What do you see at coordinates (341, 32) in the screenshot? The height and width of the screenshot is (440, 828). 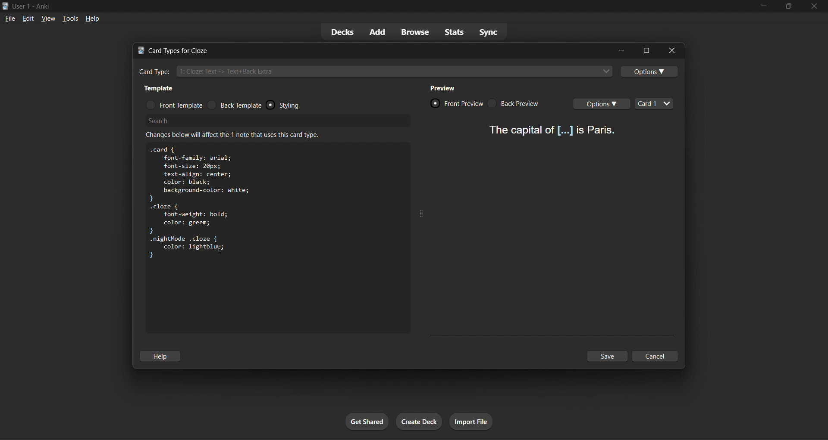 I see `decks` at bounding box center [341, 32].